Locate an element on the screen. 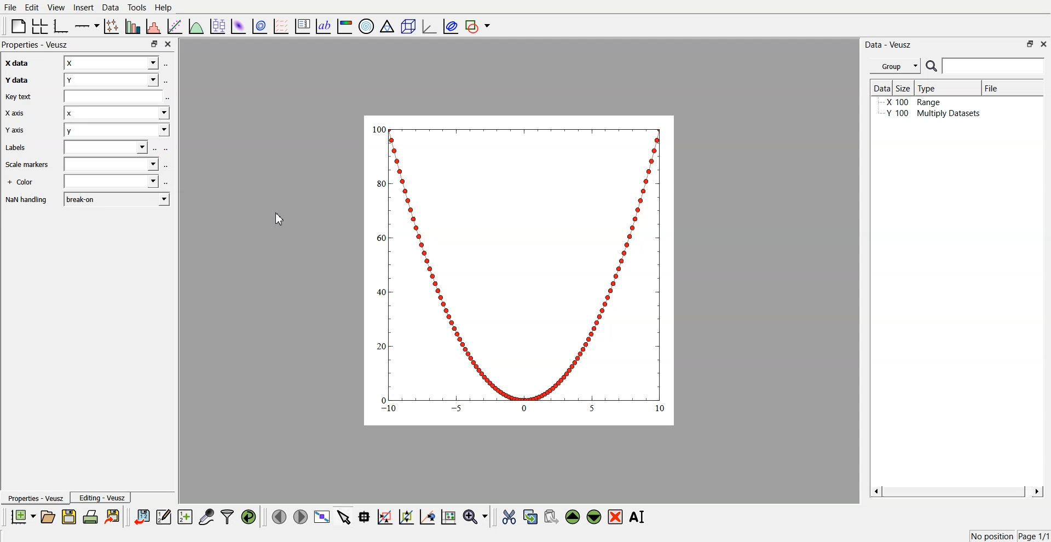  move the selected widgets up is located at coordinates (574, 517).